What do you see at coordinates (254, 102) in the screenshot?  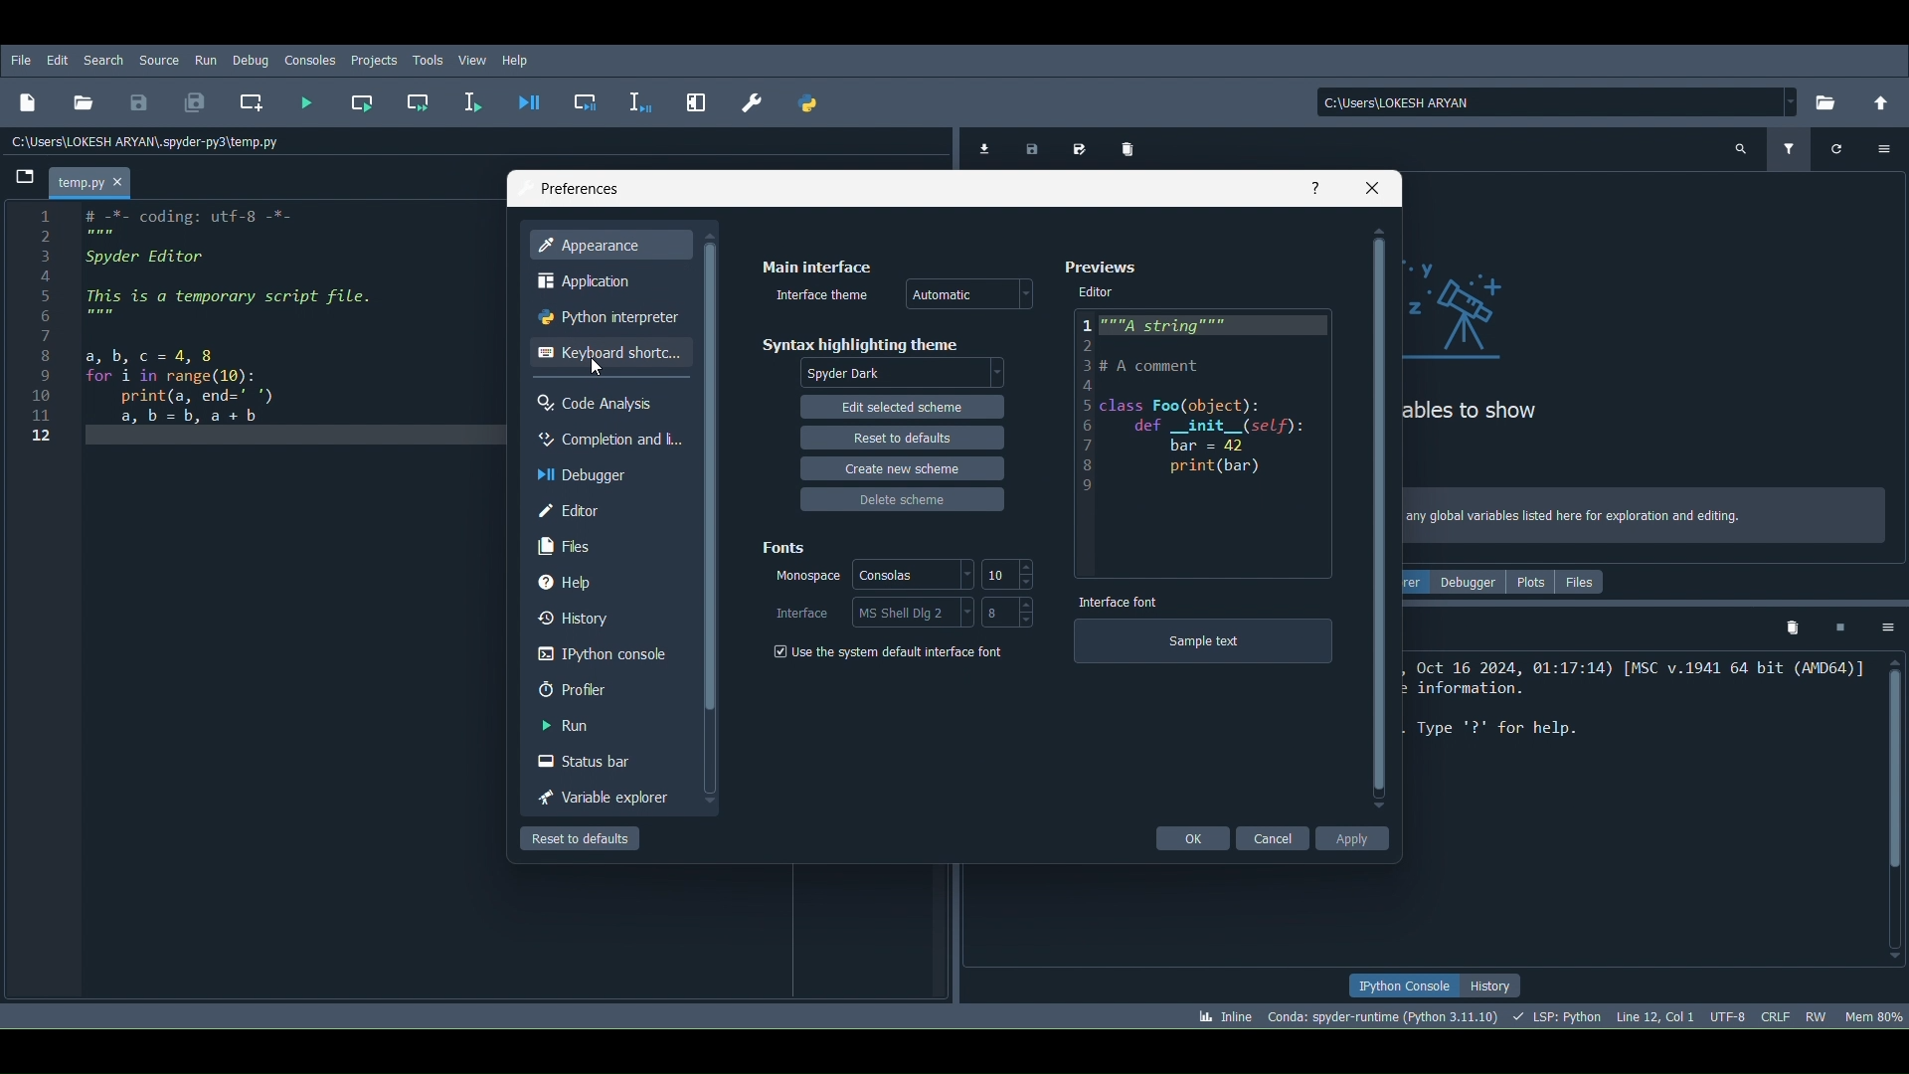 I see `Create a new cell at the current line (Ctrl + 2)` at bounding box center [254, 102].